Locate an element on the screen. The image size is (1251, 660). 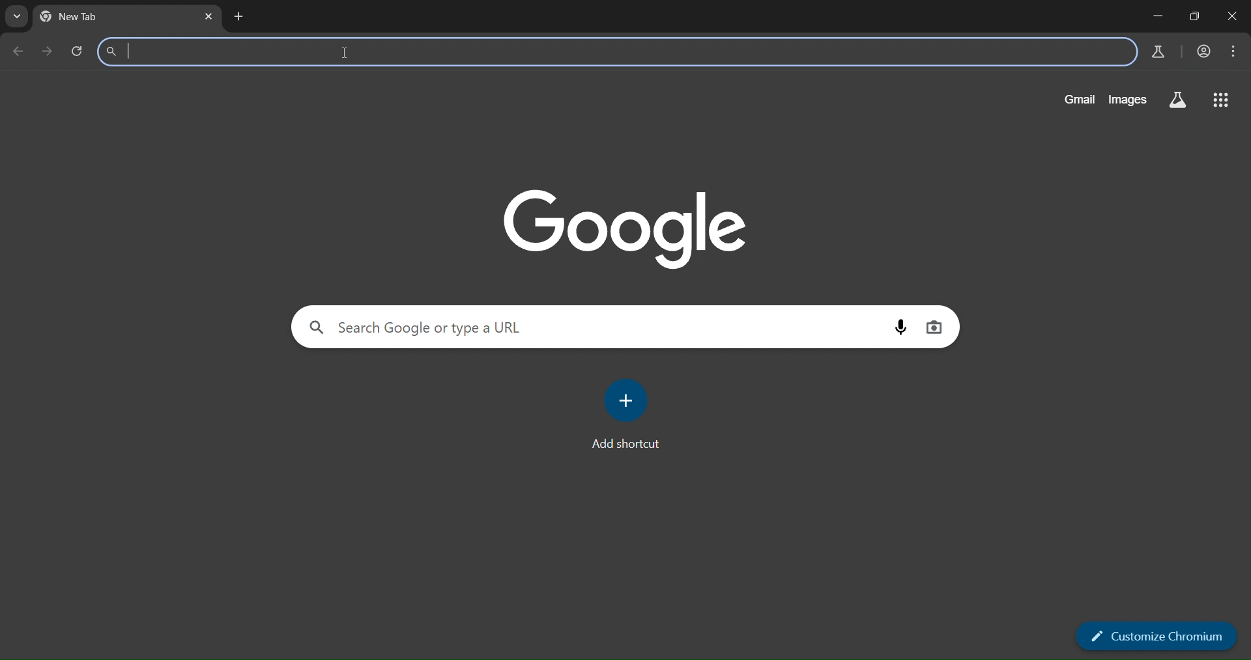
search tab is located at coordinates (16, 18).